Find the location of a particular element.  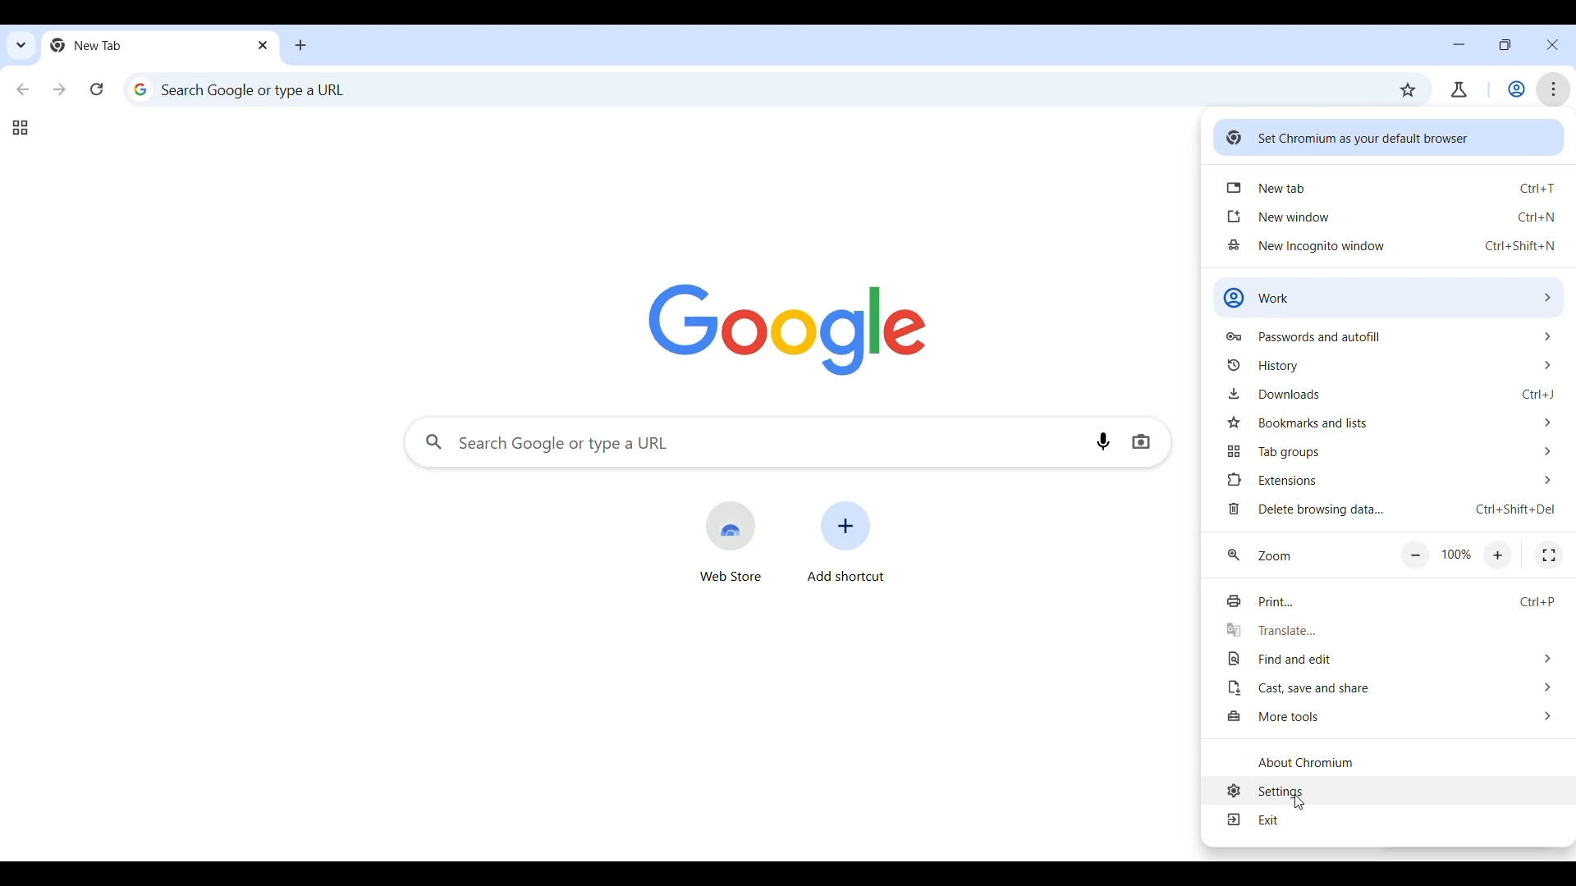

Current open tab is located at coordinates (144, 45).